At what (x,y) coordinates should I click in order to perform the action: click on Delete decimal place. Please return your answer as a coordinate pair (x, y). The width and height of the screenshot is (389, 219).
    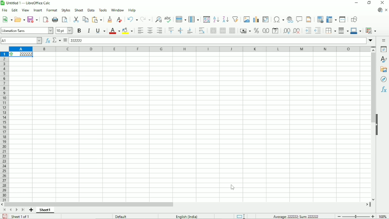
    Looking at the image, I should click on (297, 31).